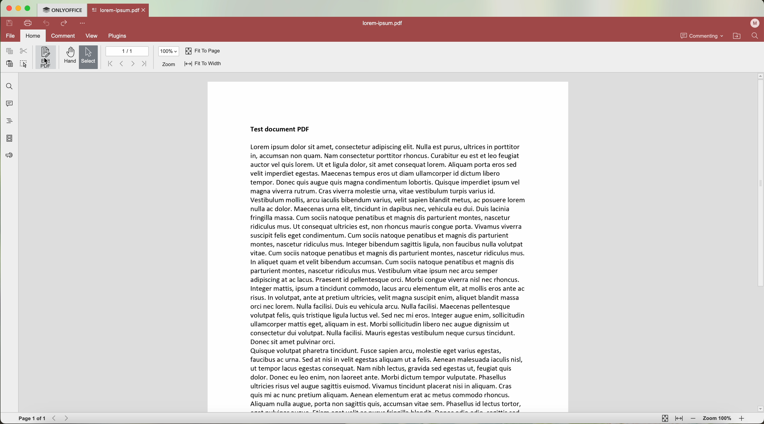 The image size is (764, 424). Describe the element at coordinates (204, 51) in the screenshot. I see `fit to page` at that location.